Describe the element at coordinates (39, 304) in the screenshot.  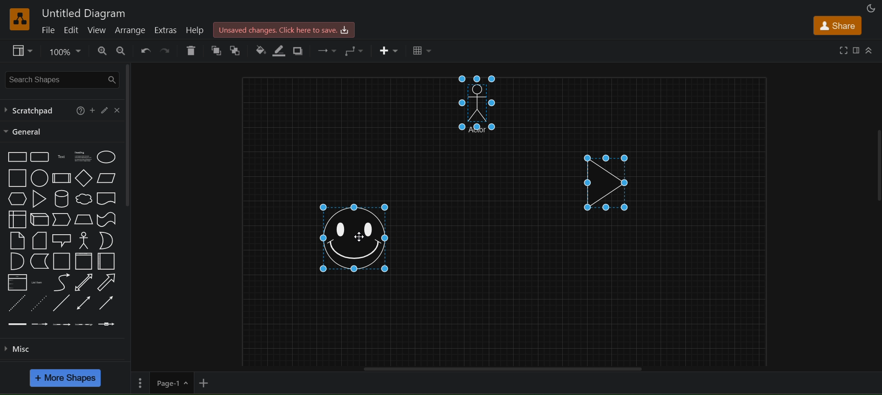
I see `dotted line` at that location.